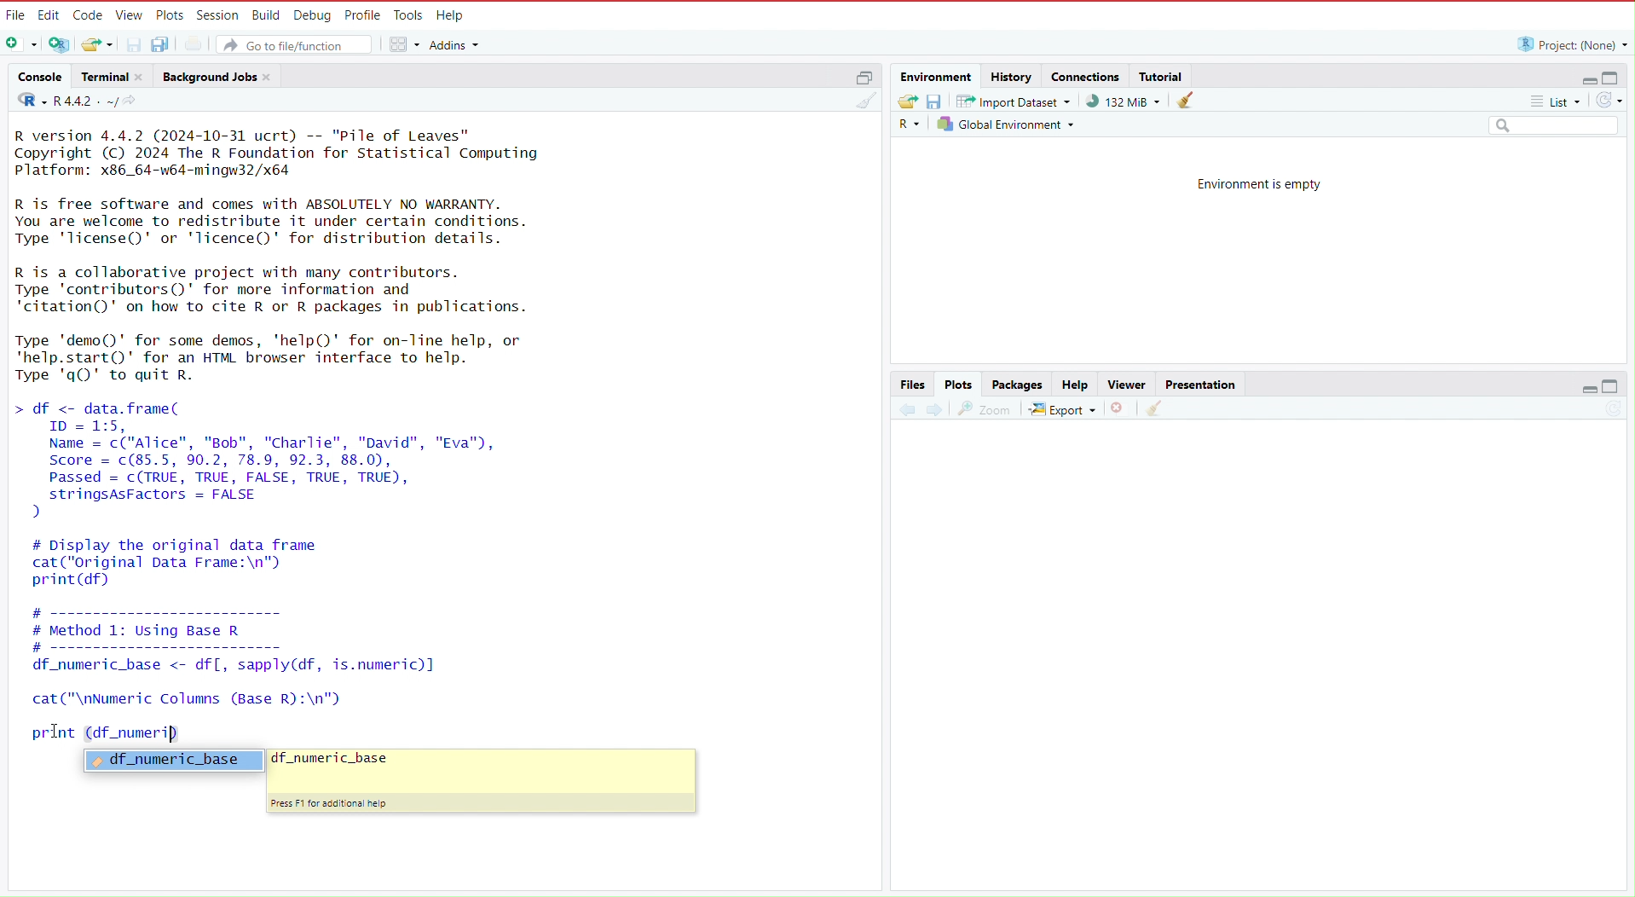 This screenshot has height=897, width=1635. I want to click on maximize, so click(1620, 386).